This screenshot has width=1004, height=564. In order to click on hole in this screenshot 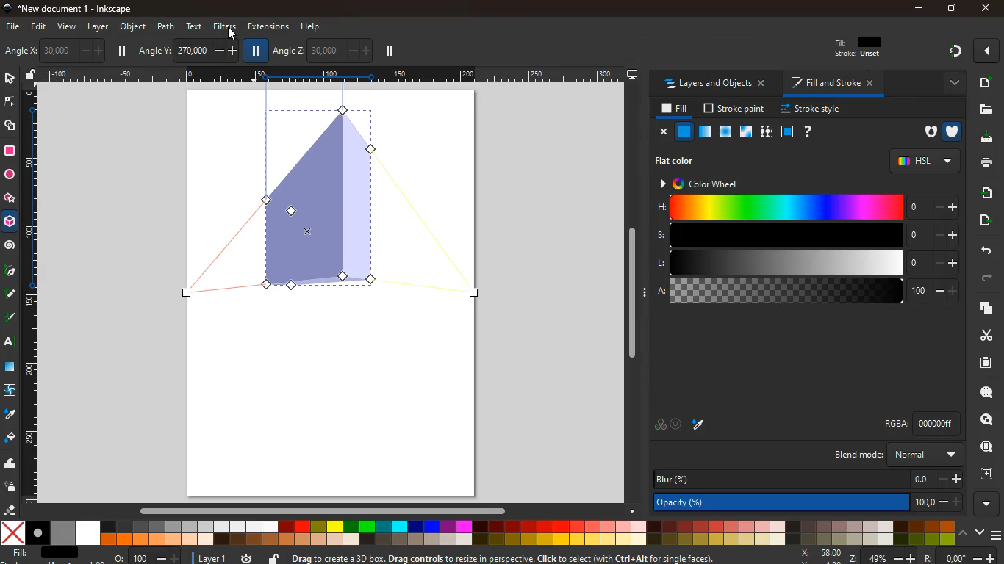, I will do `click(925, 132)`.